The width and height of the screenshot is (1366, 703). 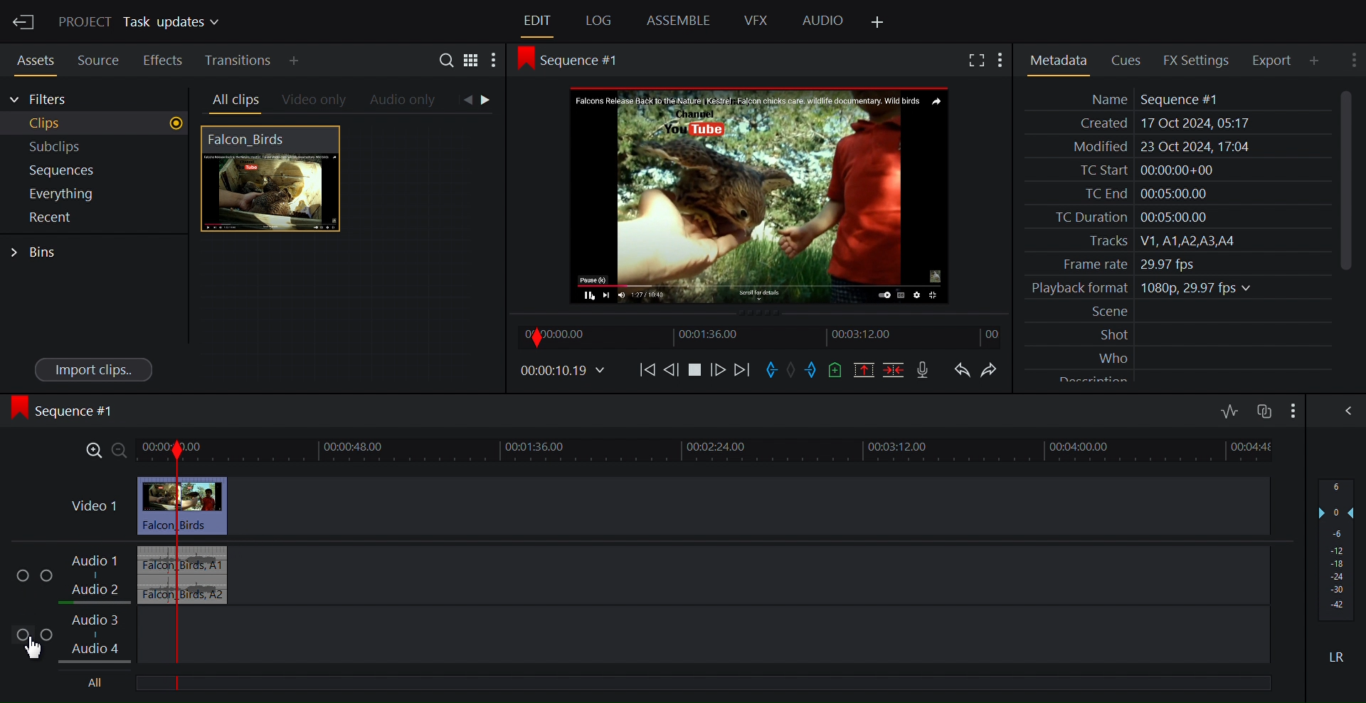 I want to click on Clip Thumbnail, so click(x=344, y=255).